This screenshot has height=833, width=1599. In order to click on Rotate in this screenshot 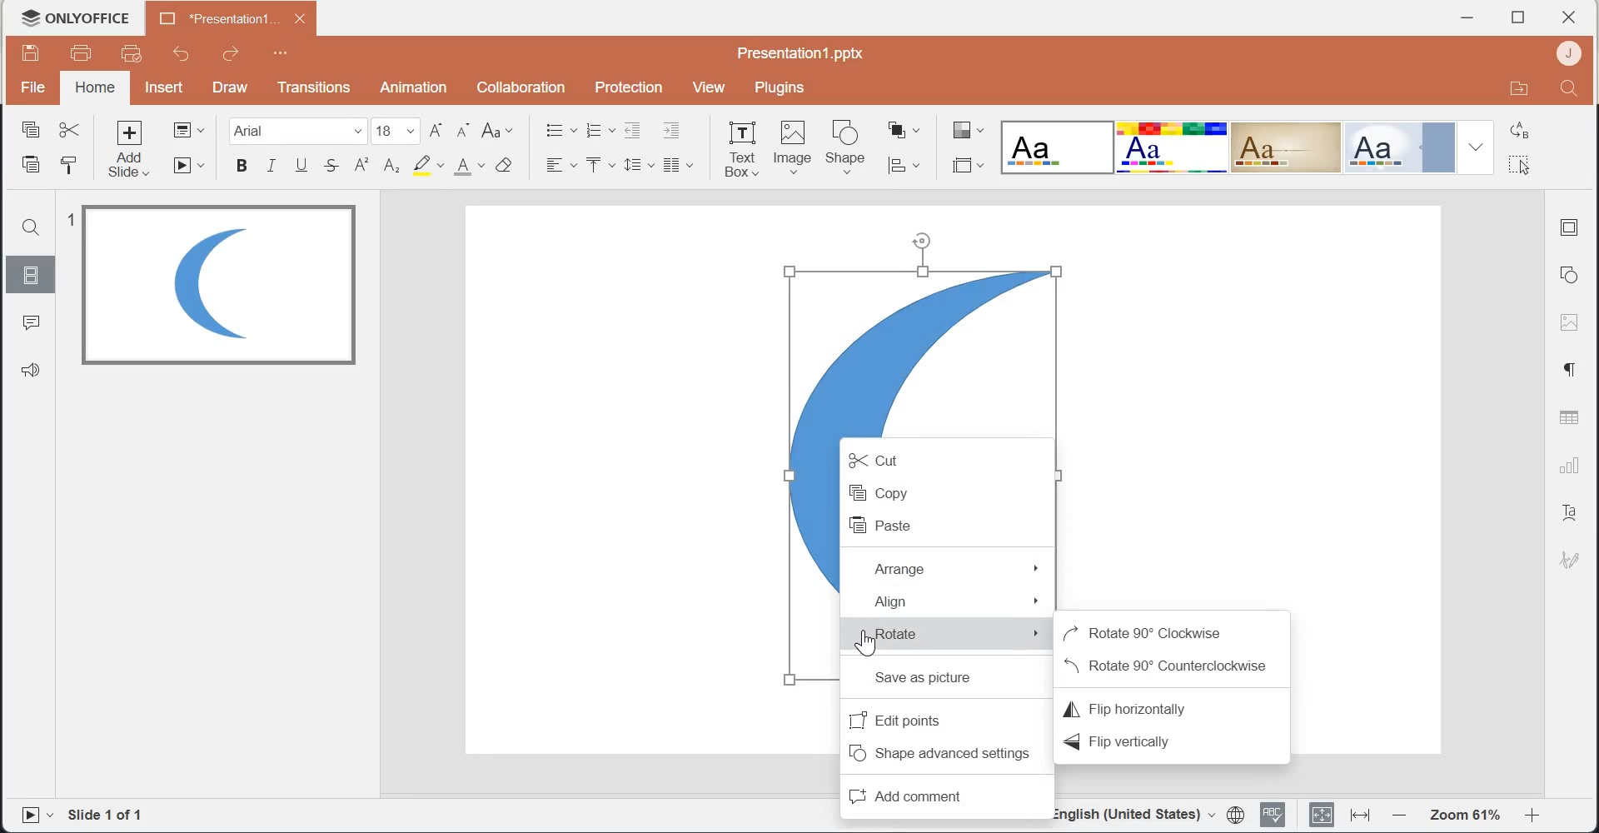, I will do `click(959, 632)`.